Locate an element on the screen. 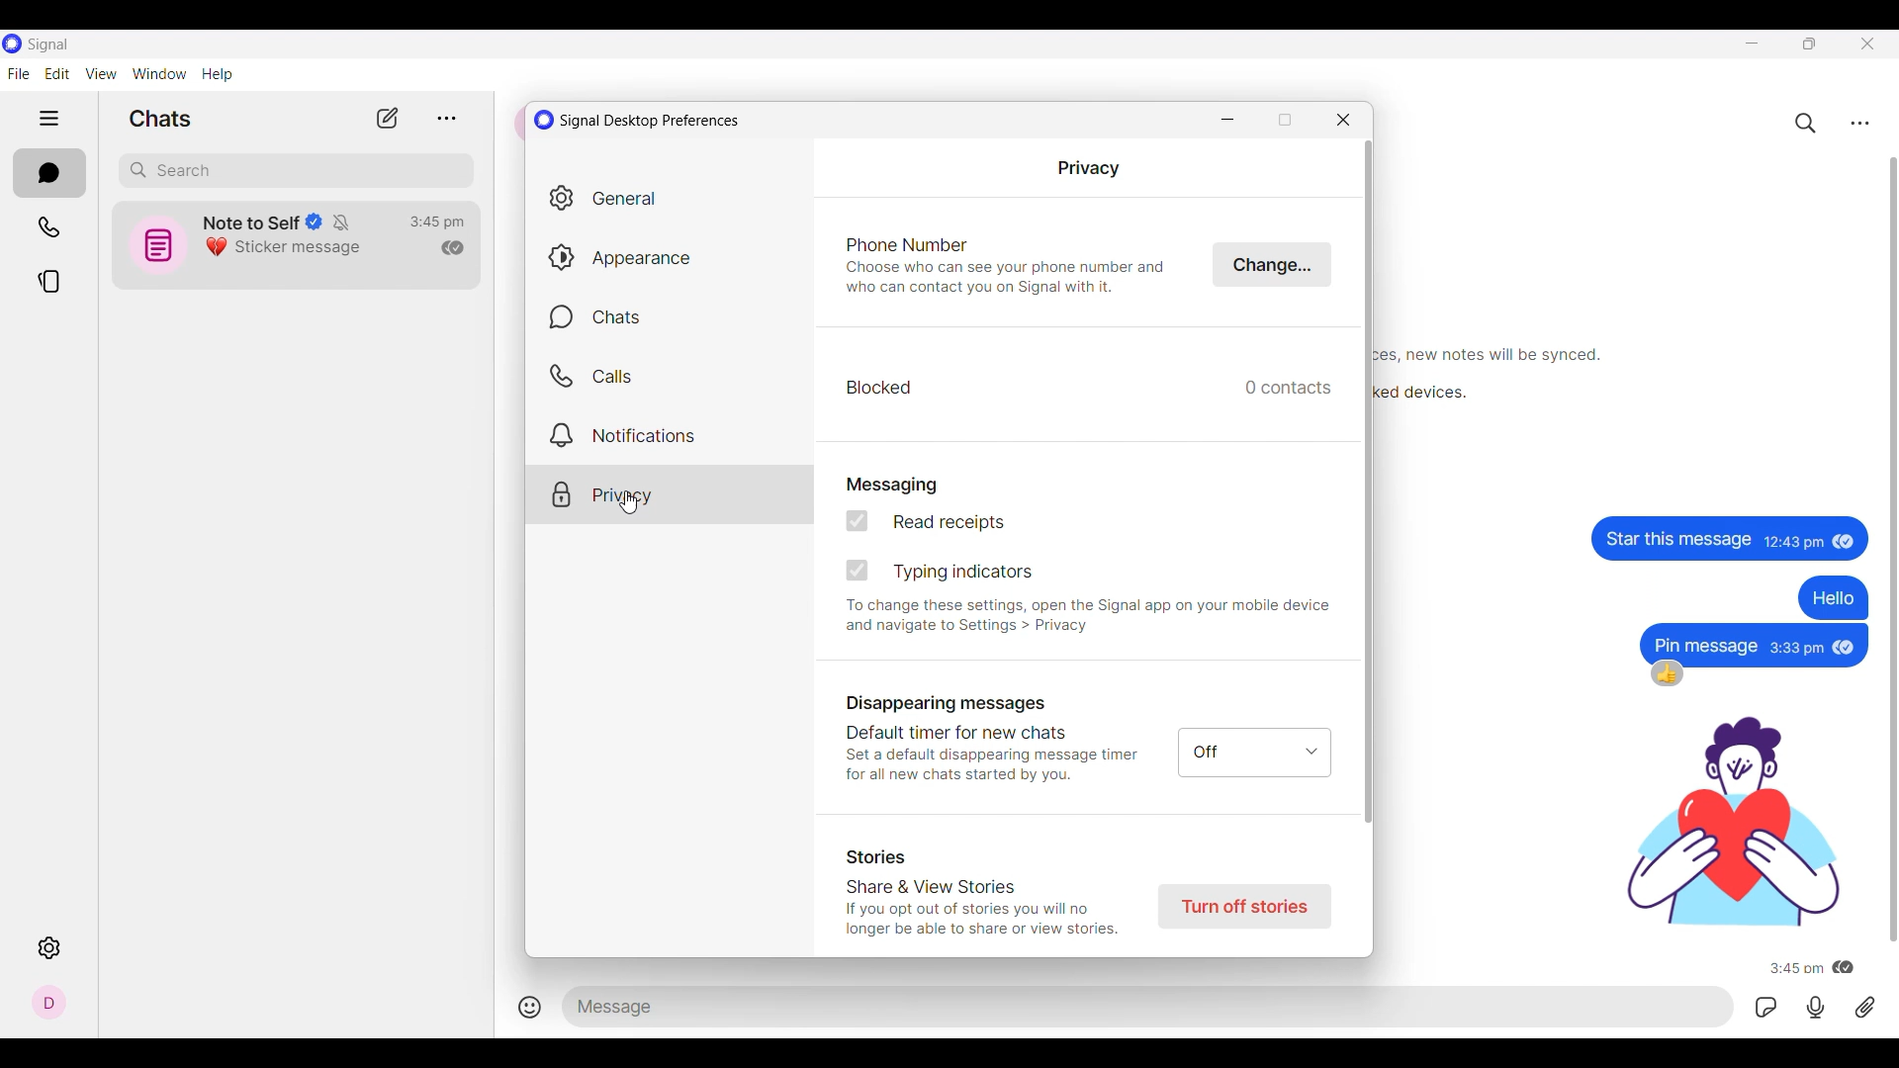 Image resolution: width=1899 pixels, height=1068 pixels. Restore down is located at coordinates (1285, 120).